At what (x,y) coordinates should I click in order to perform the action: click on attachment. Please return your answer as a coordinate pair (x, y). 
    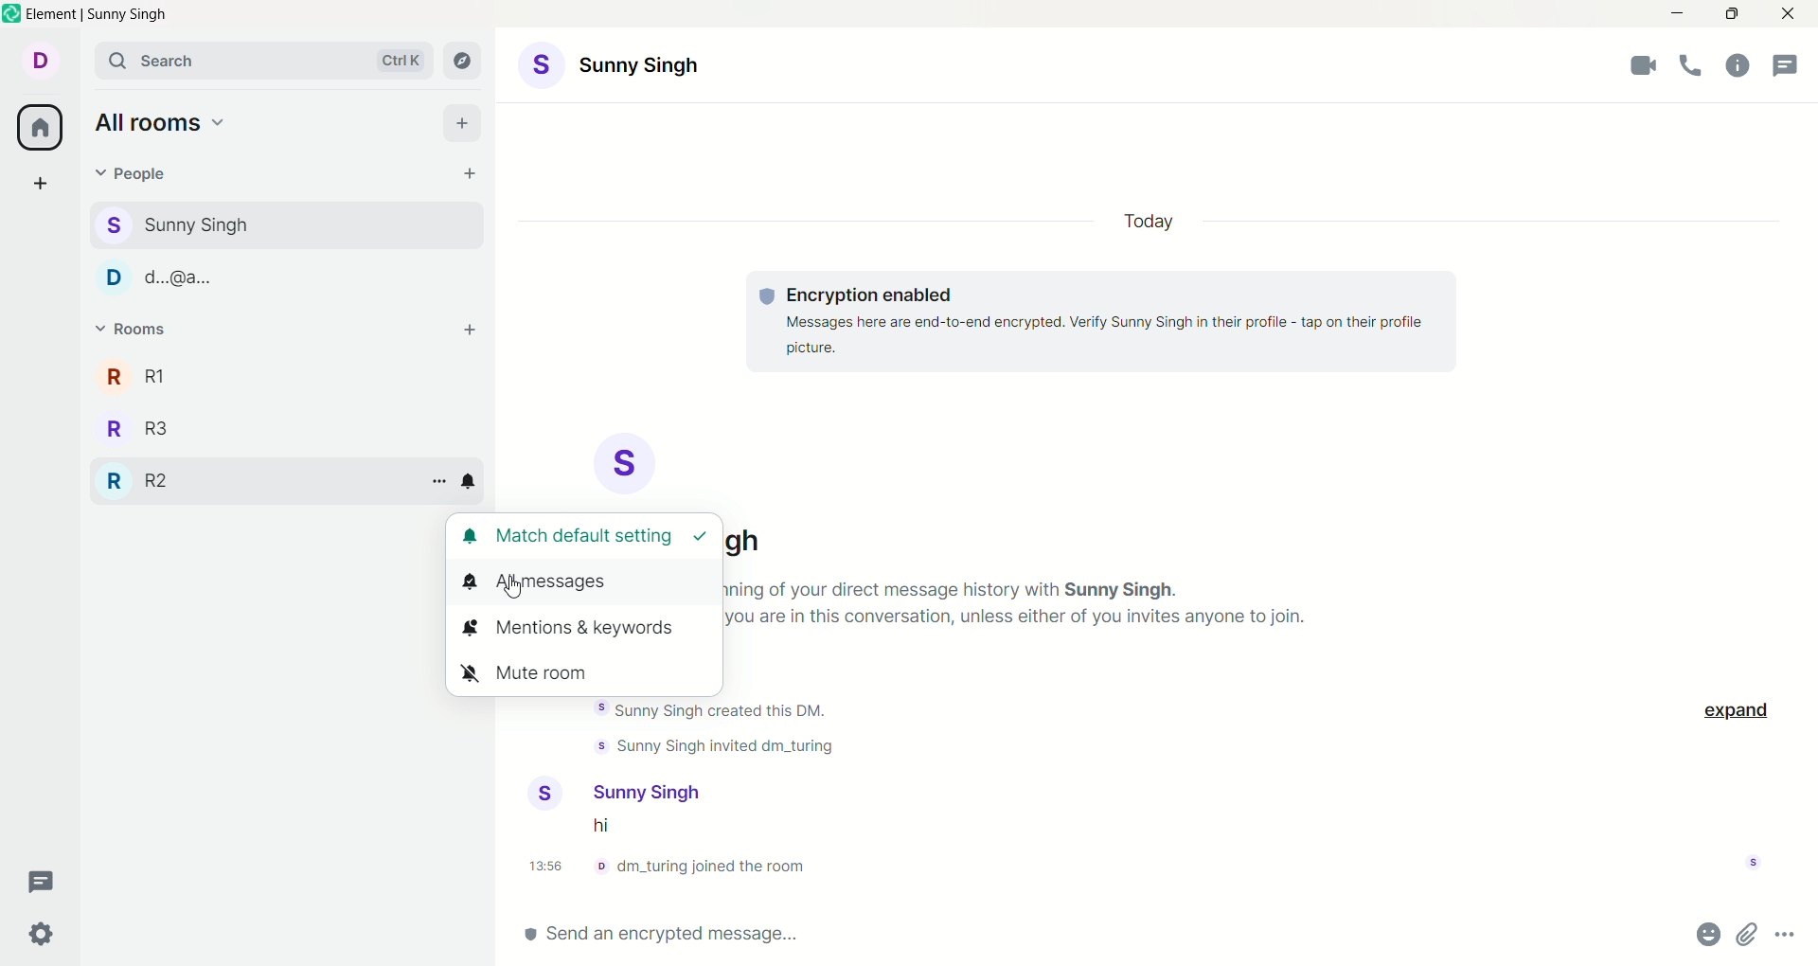
    Looking at the image, I should click on (1749, 934).